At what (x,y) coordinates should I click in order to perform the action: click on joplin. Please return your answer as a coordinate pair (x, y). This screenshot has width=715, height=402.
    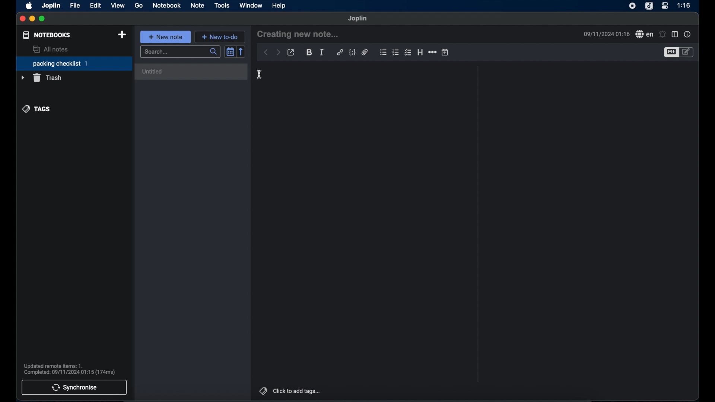
    Looking at the image, I should click on (358, 19).